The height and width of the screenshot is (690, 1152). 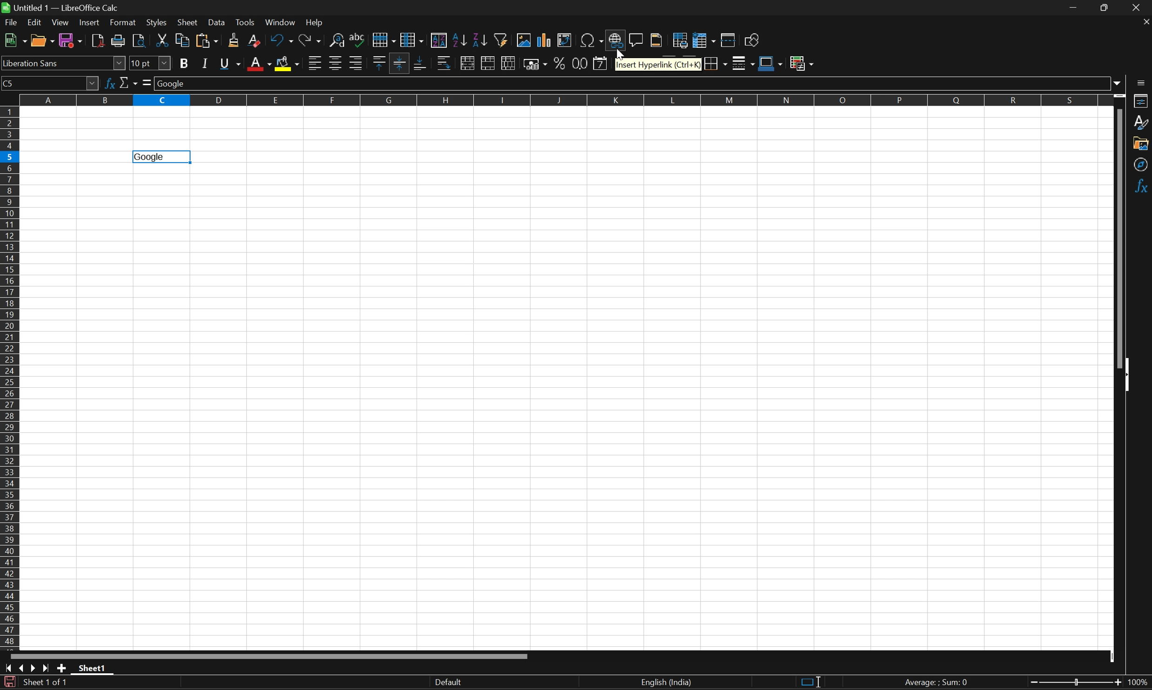 I want to click on Format, so click(x=124, y=22).